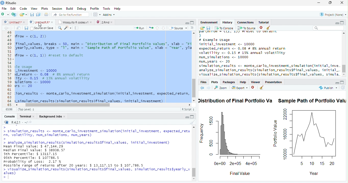 The width and height of the screenshot is (348, 183). What do you see at coordinates (97, 14) in the screenshot?
I see `Workspace Panes` at bounding box center [97, 14].